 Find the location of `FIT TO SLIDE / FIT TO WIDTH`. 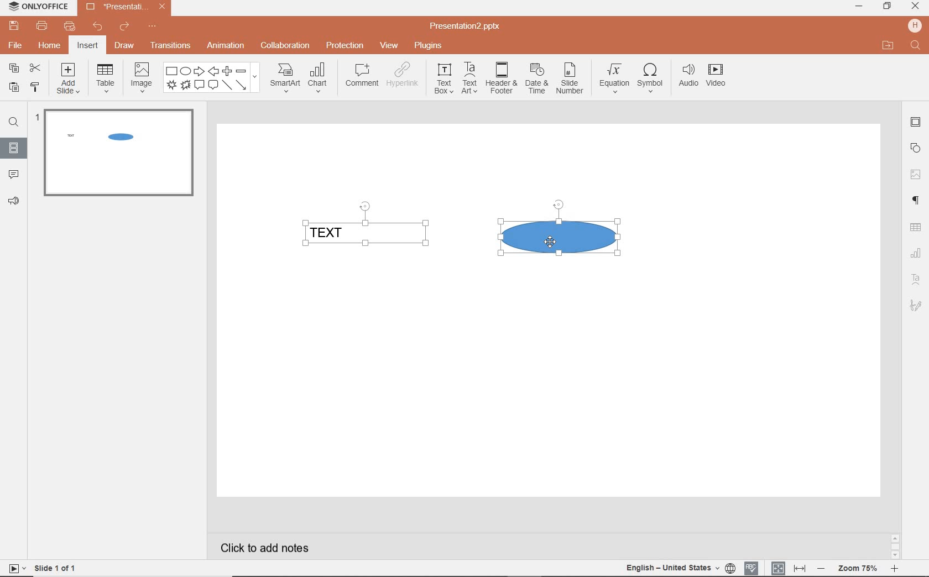

FIT TO SLIDE / FIT TO WIDTH is located at coordinates (789, 567).